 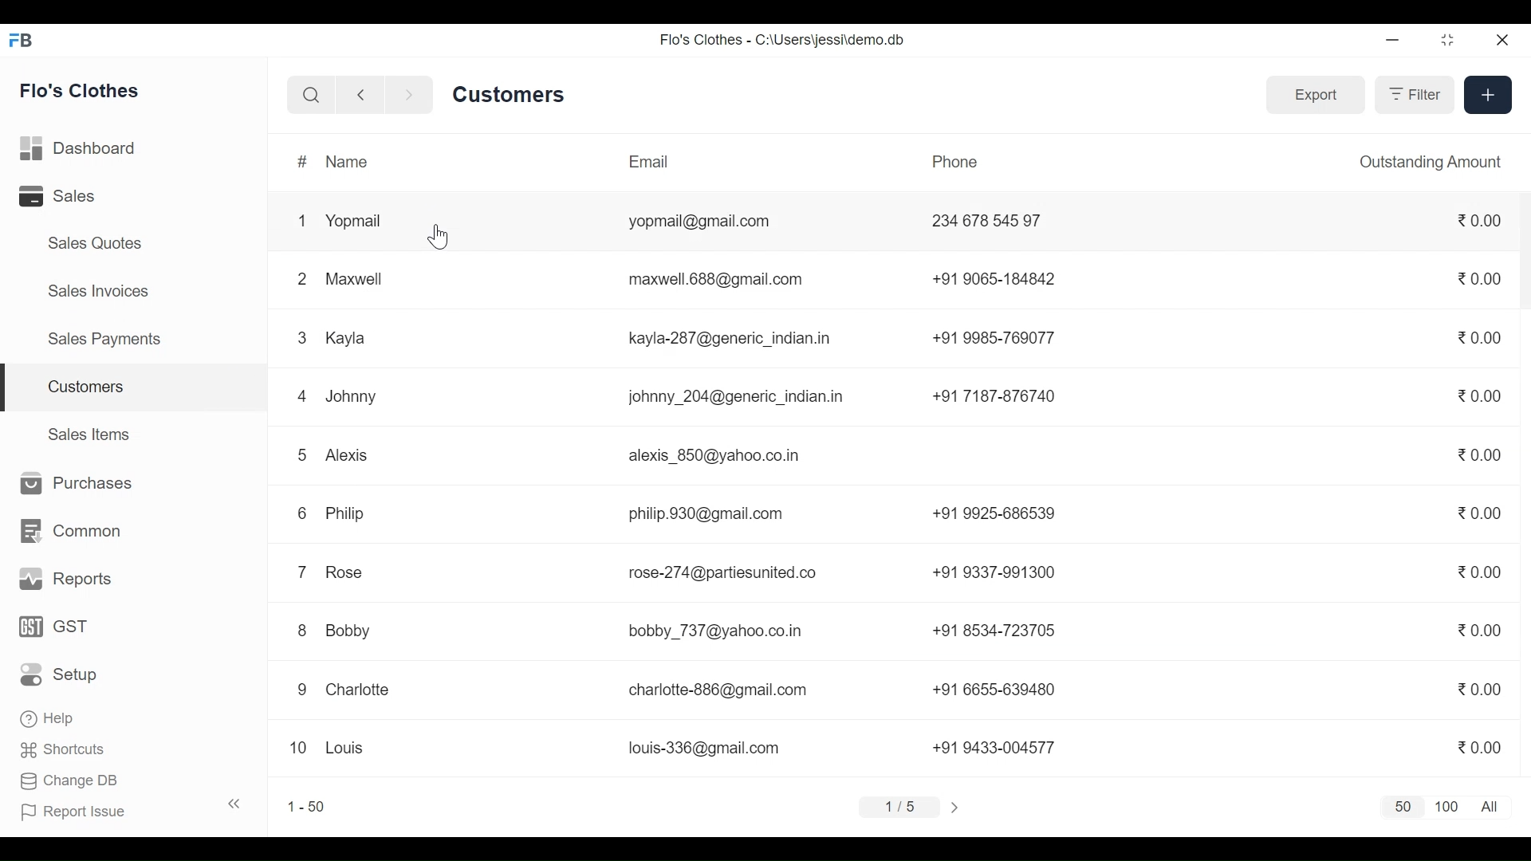 I want to click on Louis, so click(x=343, y=747).